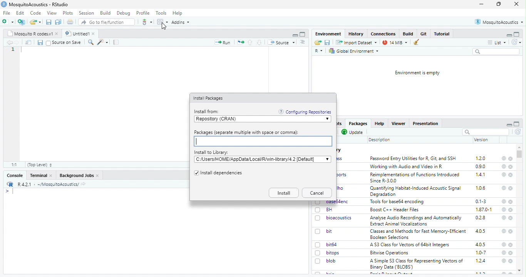  I want to click on Repository (CRAN), so click(260, 119).